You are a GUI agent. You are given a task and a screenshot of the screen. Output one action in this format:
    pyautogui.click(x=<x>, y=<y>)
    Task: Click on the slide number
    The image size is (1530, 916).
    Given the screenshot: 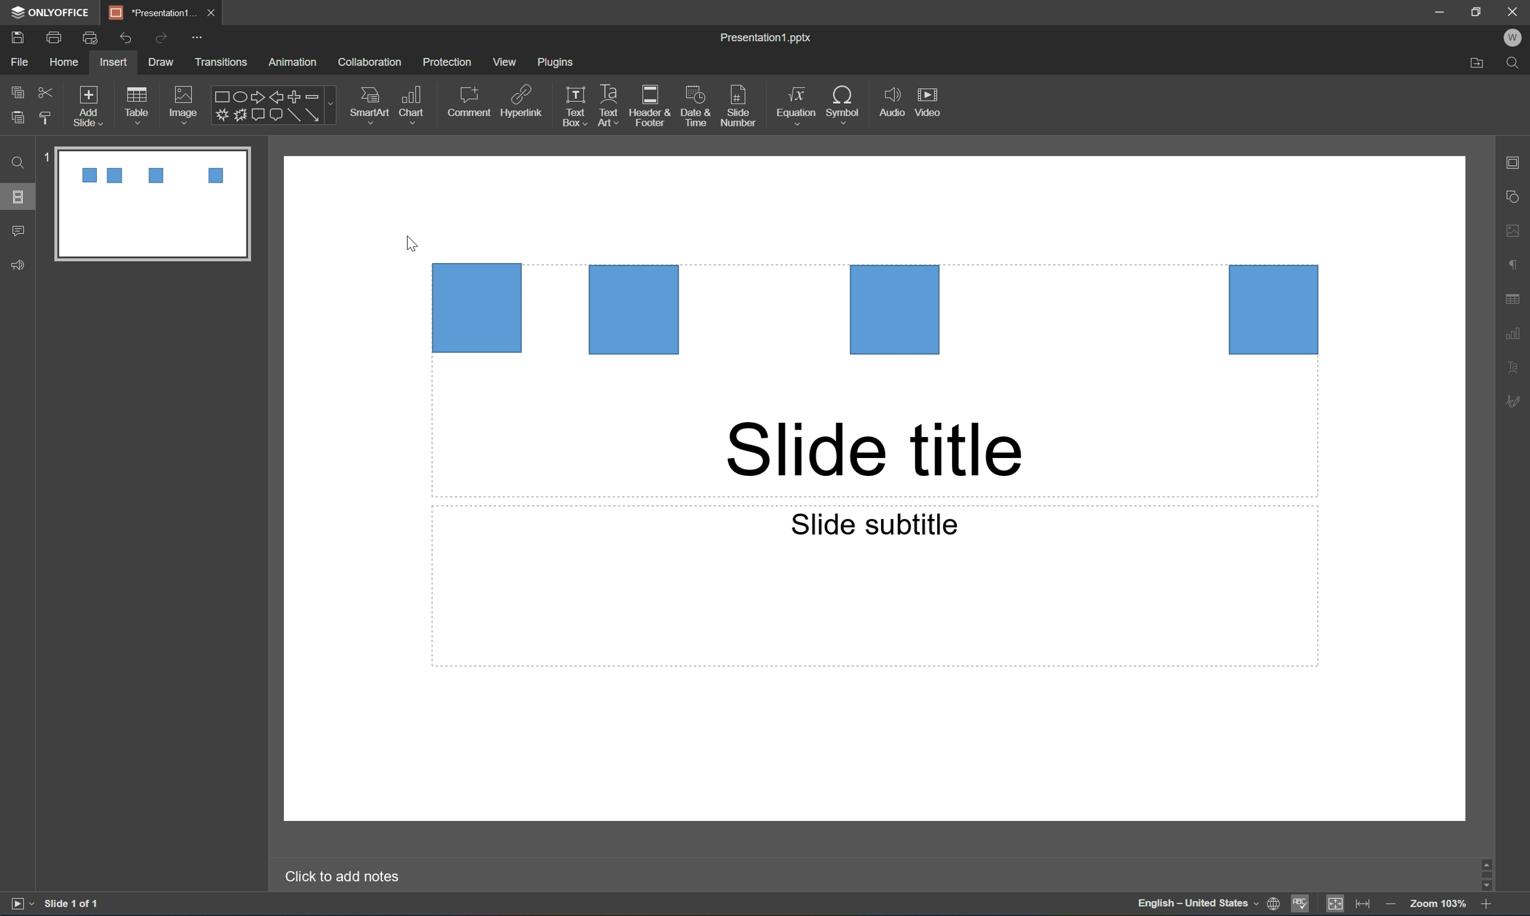 What is the action you would take?
    pyautogui.click(x=739, y=107)
    